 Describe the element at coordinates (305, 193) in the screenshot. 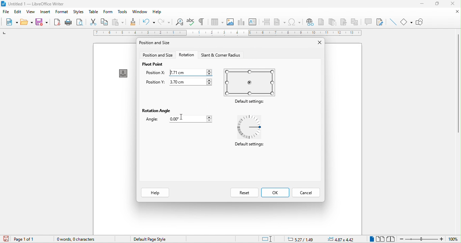

I see `cancel` at that location.